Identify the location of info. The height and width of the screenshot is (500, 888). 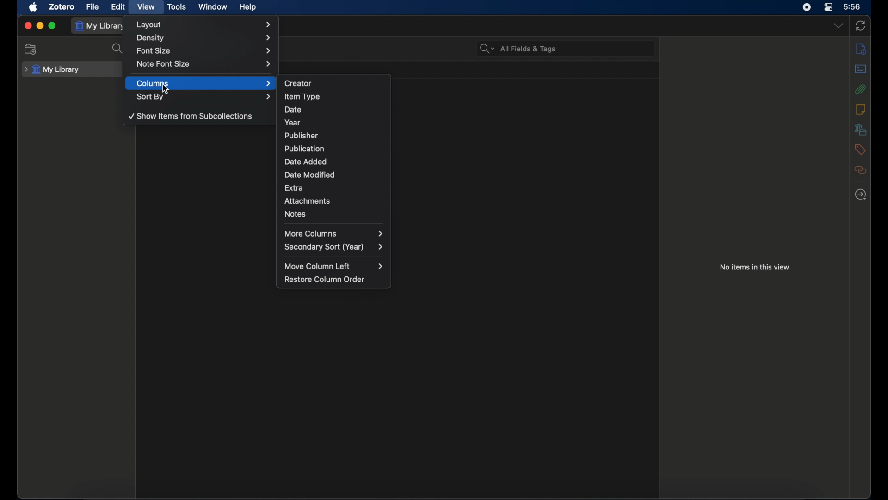
(861, 48).